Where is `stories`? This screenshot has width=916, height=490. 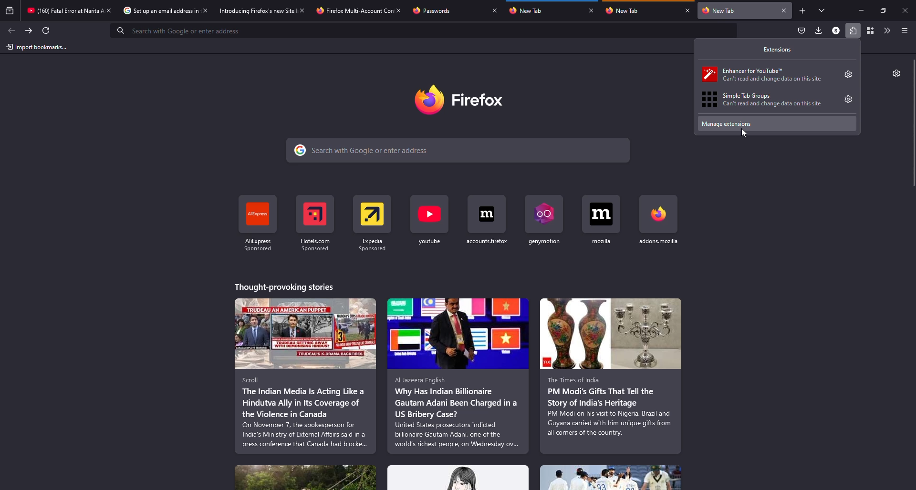 stories is located at coordinates (286, 287).